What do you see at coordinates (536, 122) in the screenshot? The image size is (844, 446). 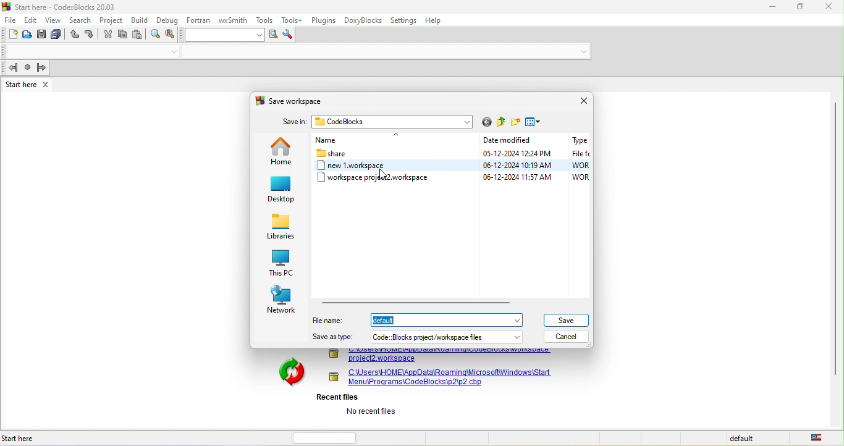 I see `view menu` at bounding box center [536, 122].